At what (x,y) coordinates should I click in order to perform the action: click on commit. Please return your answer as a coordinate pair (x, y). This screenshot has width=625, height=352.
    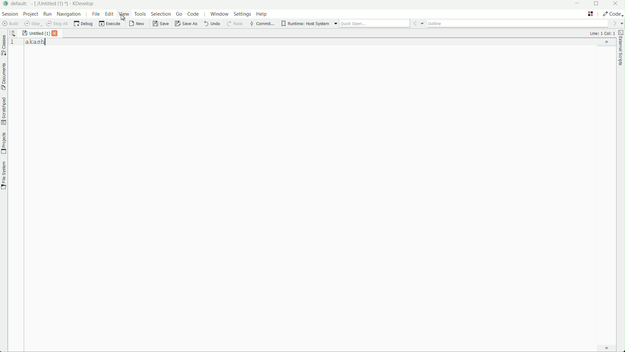
    Looking at the image, I should click on (263, 24).